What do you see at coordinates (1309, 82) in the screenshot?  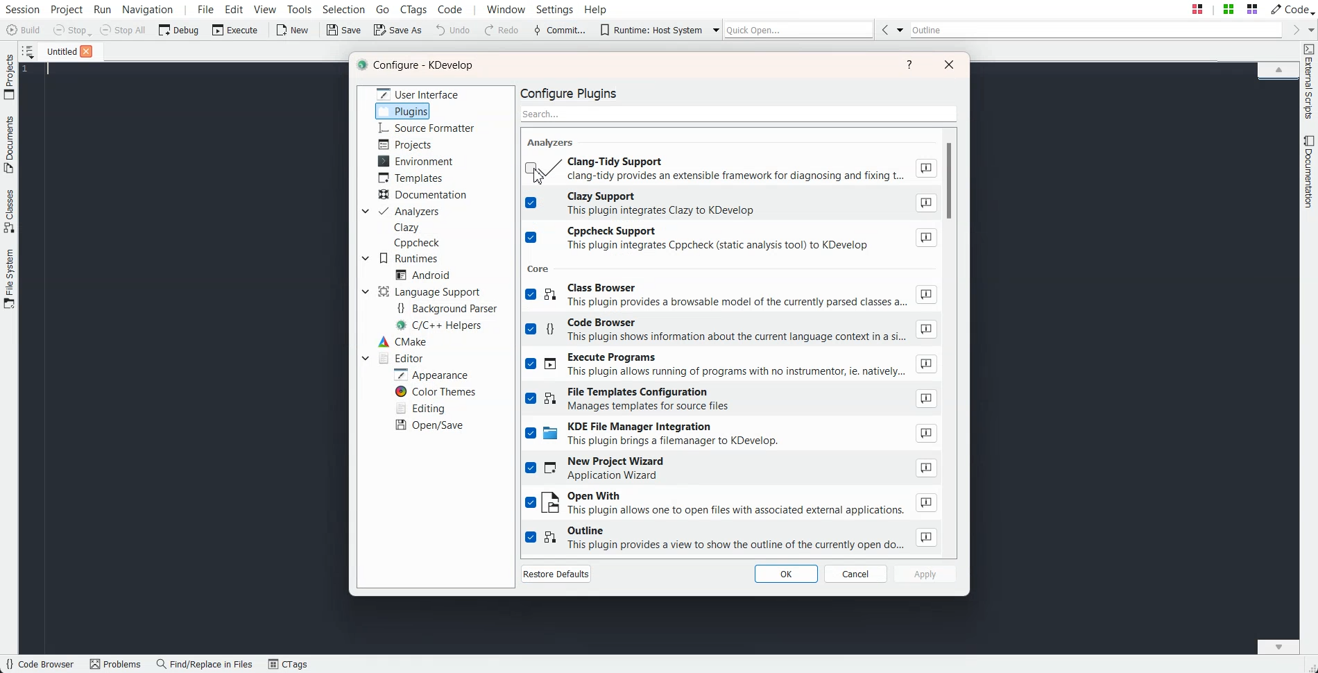 I see `External Scripts` at bounding box center [1309, 82].